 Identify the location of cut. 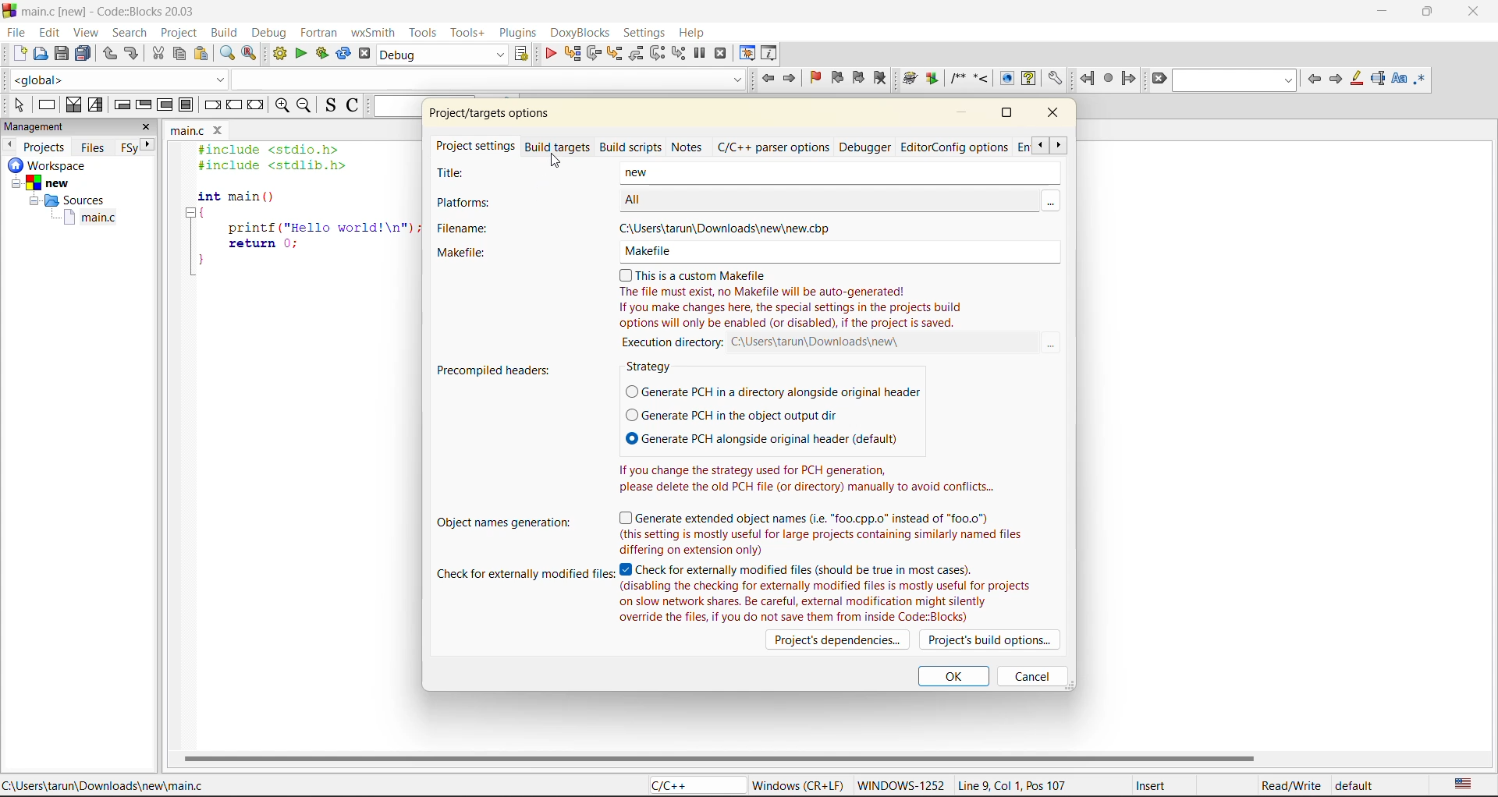
(157, 54).